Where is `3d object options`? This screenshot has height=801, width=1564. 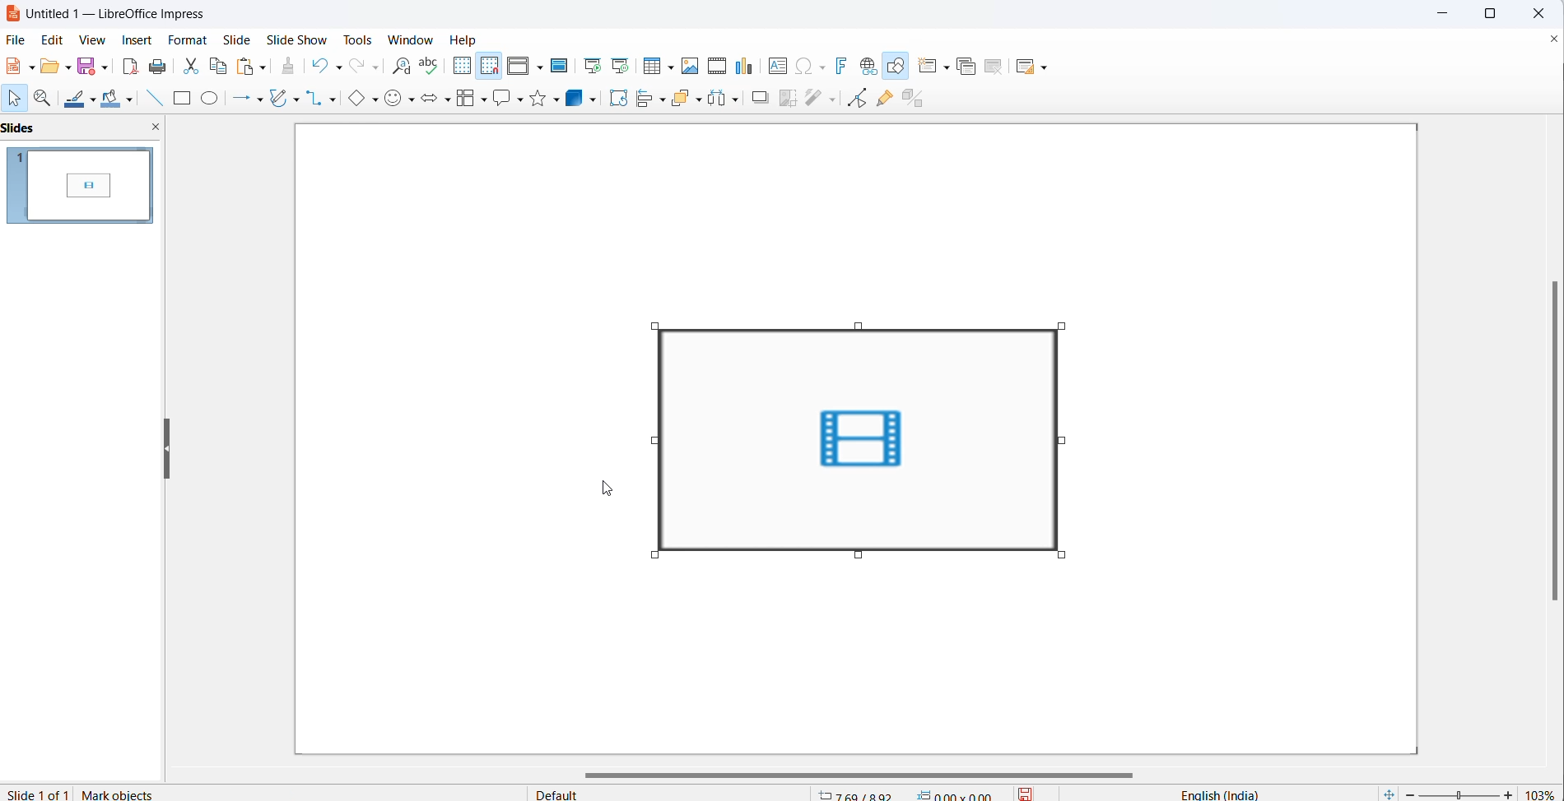 3d object options is located at coordinates (595, 100).